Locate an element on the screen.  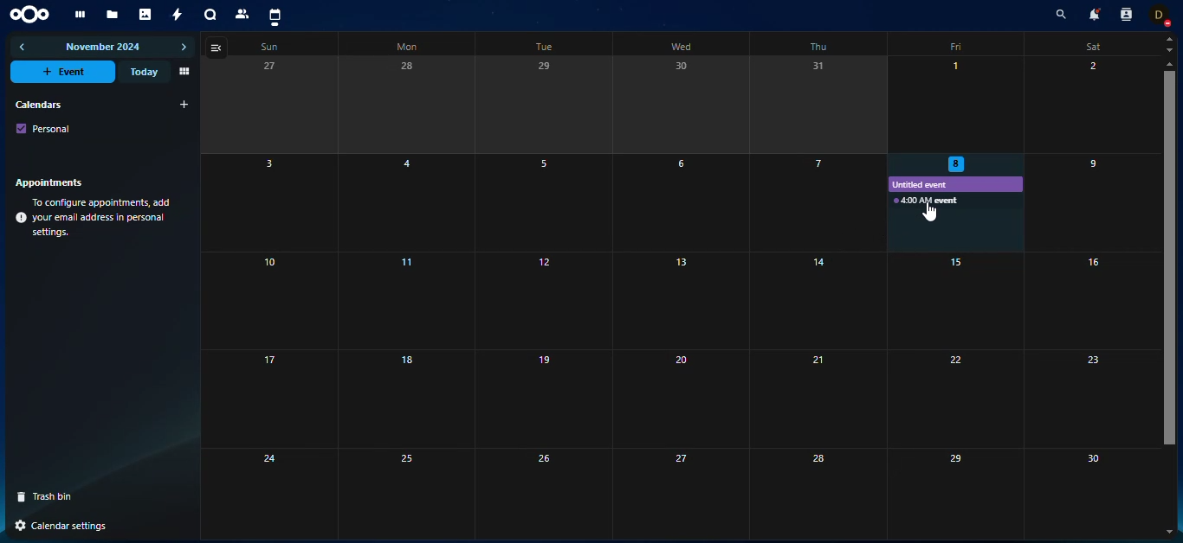
view is located at coordinates (183, 72).